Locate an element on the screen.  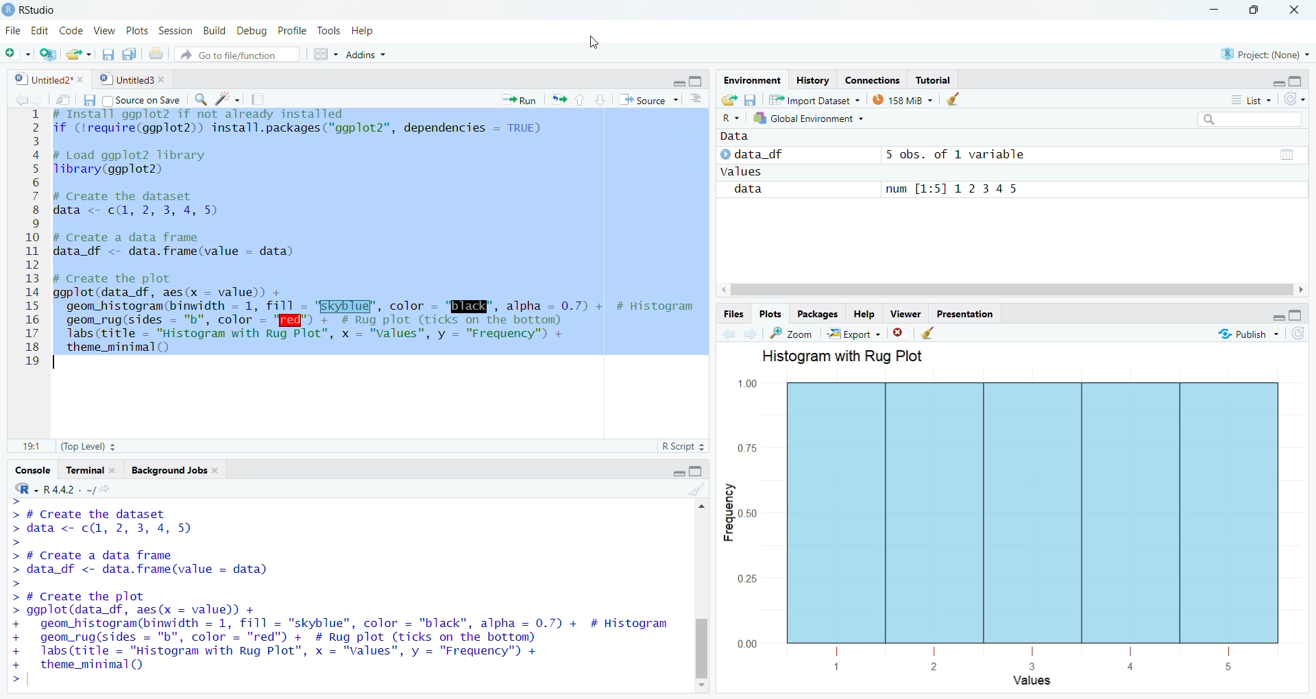
maximize/minimise is located at coordinates (692, 473).